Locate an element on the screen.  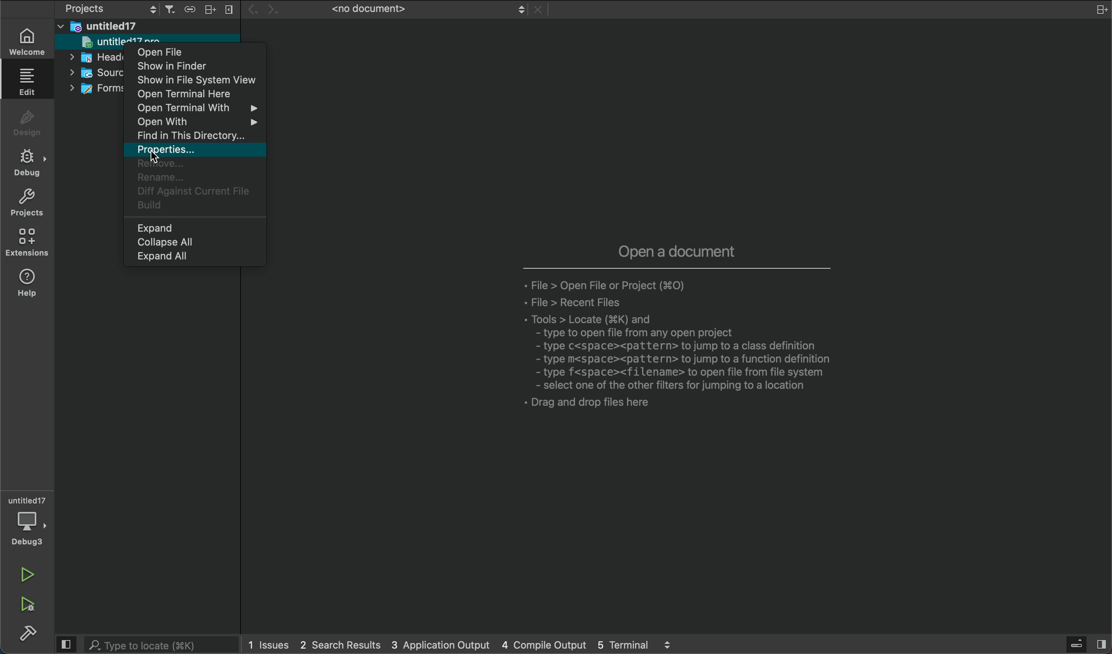
build is located at coordinates (193, 207).